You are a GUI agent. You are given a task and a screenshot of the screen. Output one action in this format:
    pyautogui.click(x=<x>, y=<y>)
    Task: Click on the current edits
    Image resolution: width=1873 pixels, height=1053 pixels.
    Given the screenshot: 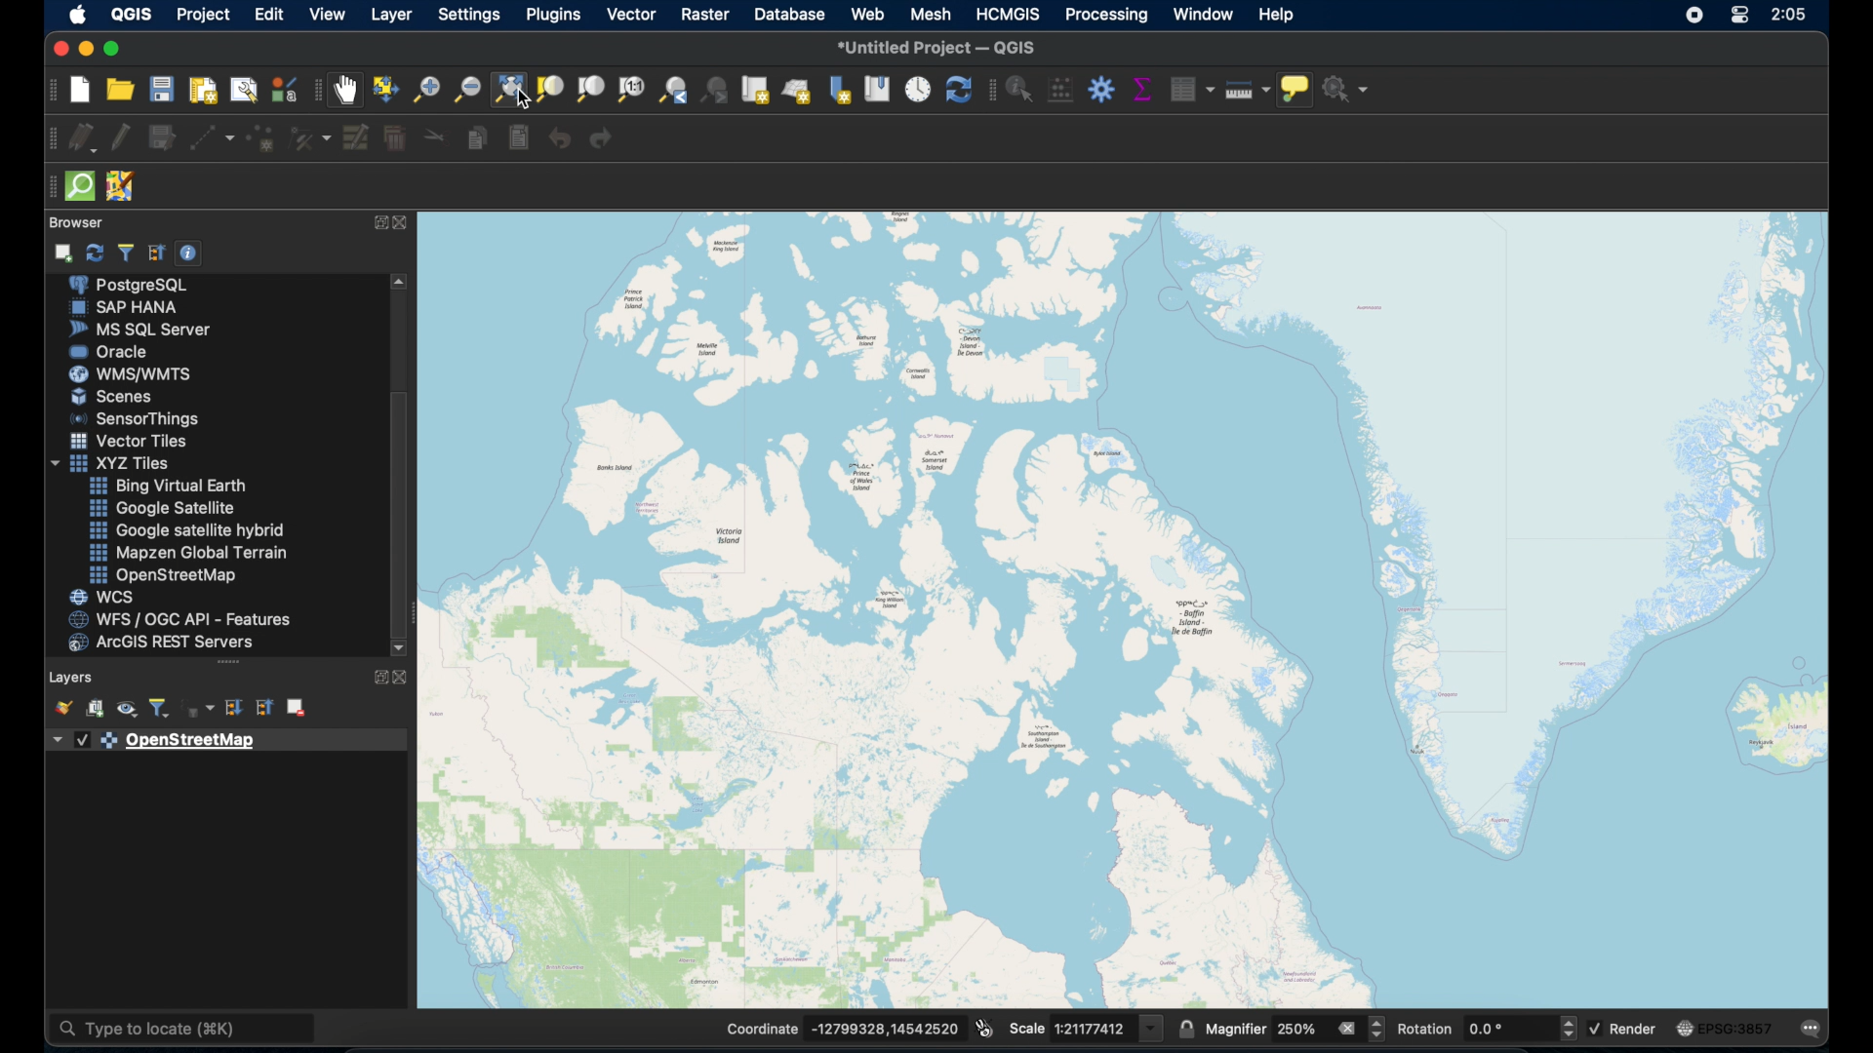 What is the action you would take?
    pyautogui.click(x=80, y=138)
    